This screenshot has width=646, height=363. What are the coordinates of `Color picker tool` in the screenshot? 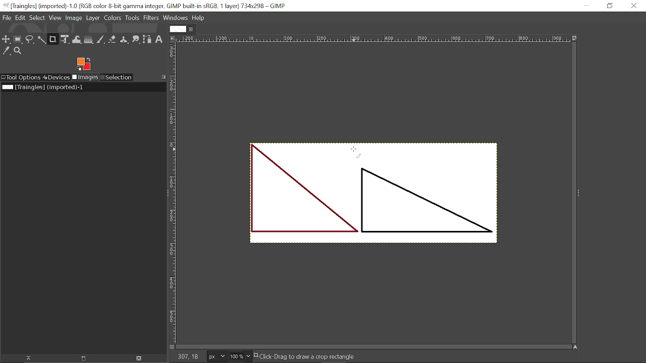 It's located at (7, 51).